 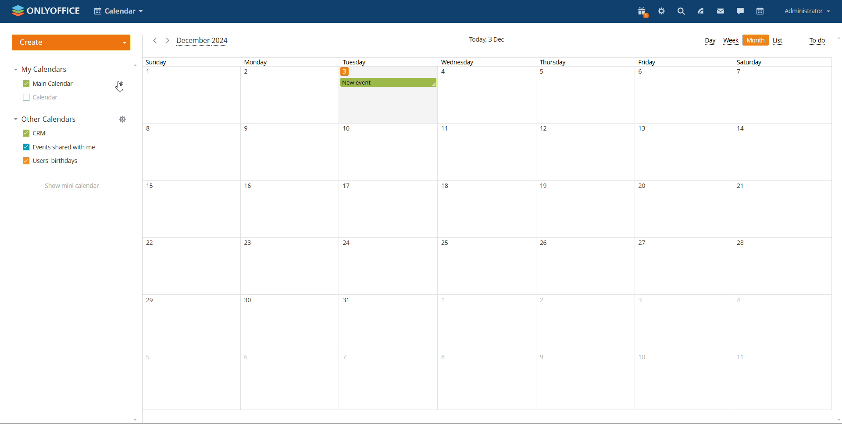 What do you see at coordinates (682, 324) in the screenshot?
I see `date` at bounding box center [682, 324].